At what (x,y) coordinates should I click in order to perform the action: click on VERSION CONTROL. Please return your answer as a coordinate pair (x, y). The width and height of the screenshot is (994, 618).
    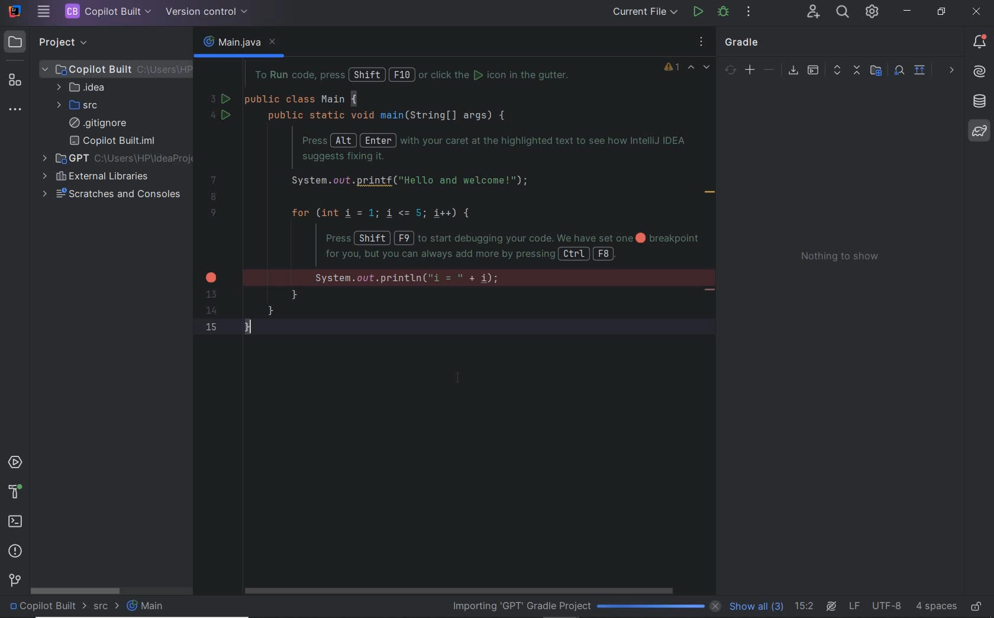
    Looking at the image, I should click on (207, 13).